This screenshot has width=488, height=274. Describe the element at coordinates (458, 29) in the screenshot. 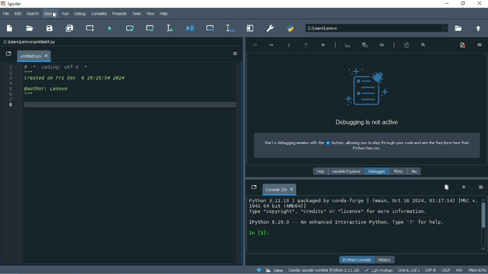

I see `Browse a working directory` at that location.